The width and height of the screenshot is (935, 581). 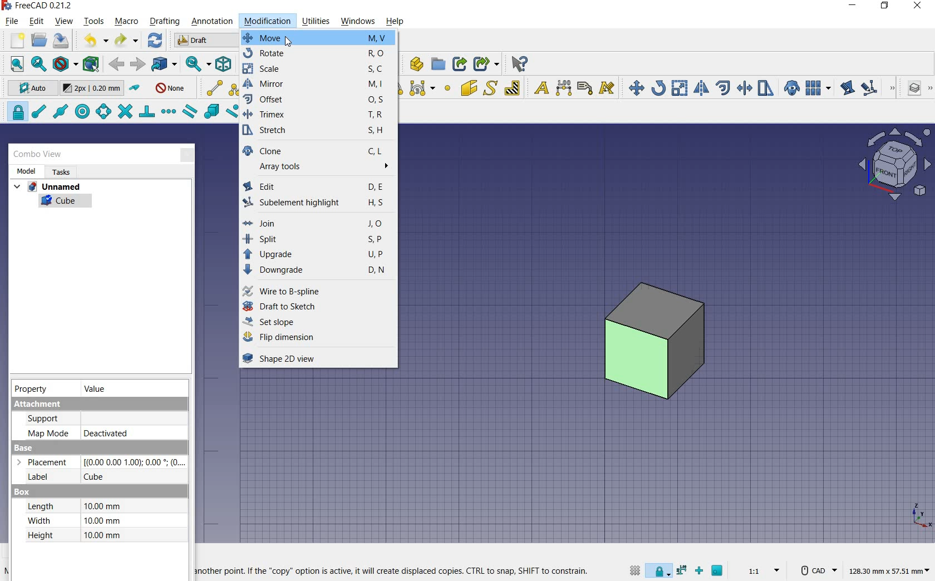 What do you see at coordinates (564, 88) in the screenshot?
I see `dimension` at bounding box center [564, 88].